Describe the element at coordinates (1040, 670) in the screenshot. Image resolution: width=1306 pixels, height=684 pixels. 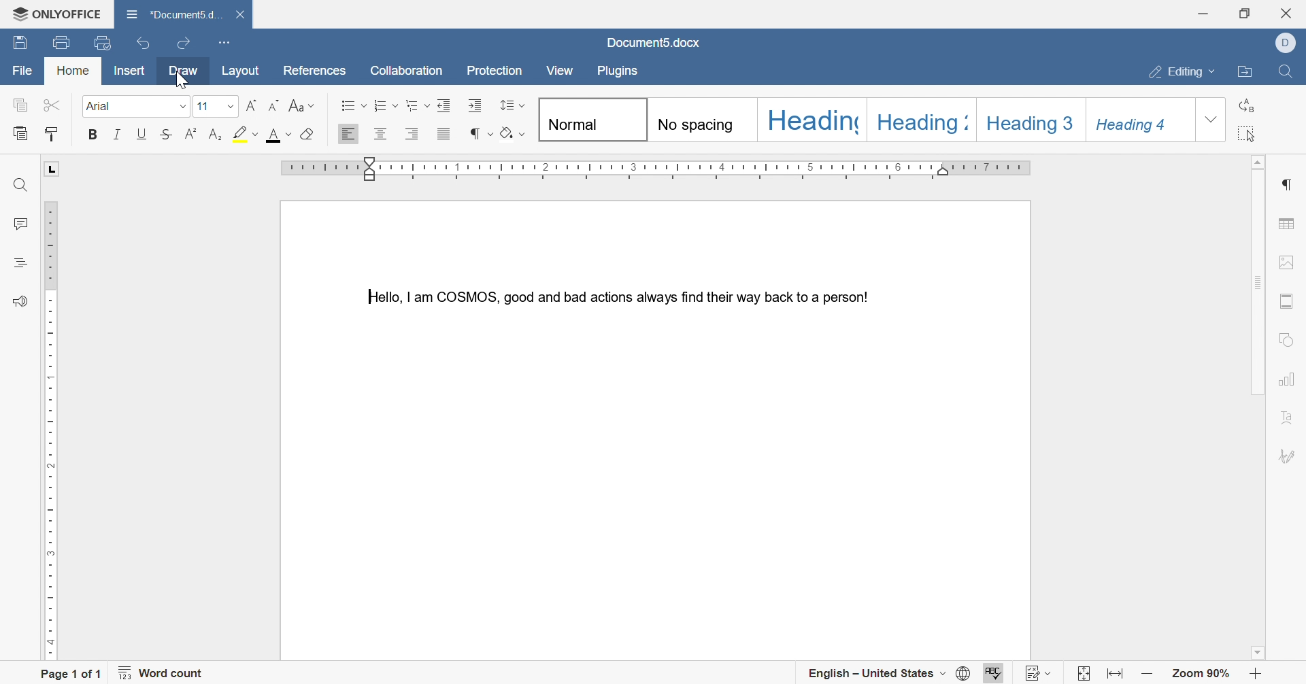
I see `track changes` at that location.